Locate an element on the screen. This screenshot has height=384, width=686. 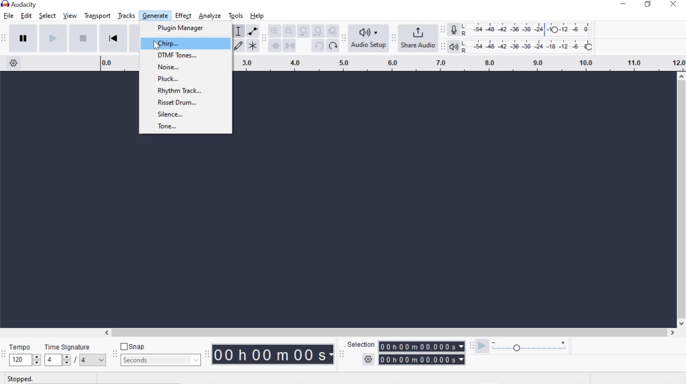
minimize is located at coordinates (623, 3).